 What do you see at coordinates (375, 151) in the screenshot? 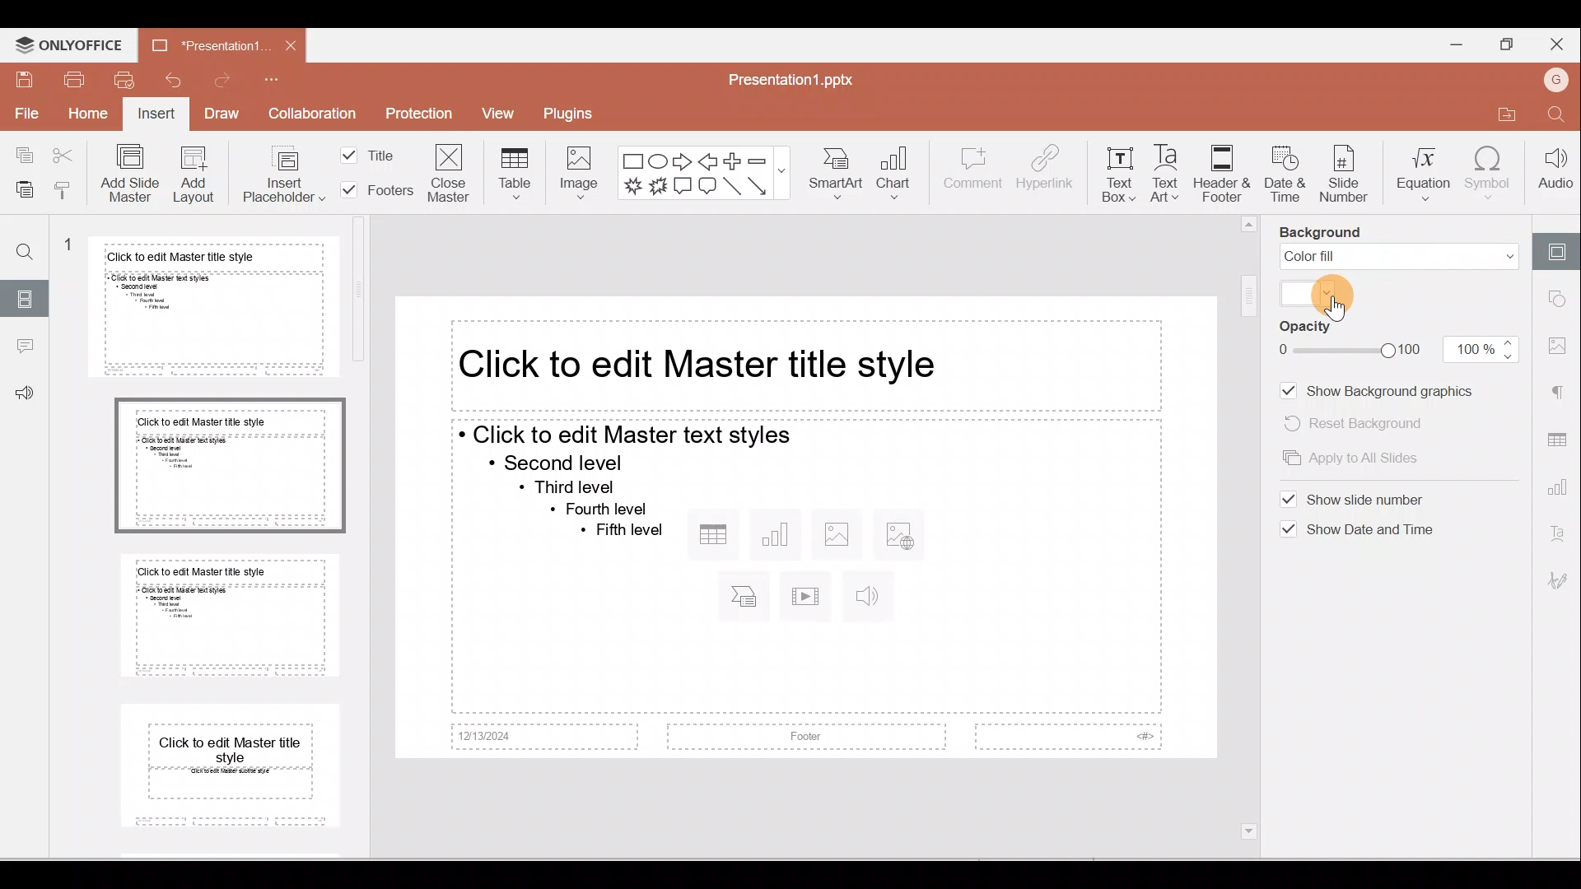
I see `Title` at bounding box center [375, 151].